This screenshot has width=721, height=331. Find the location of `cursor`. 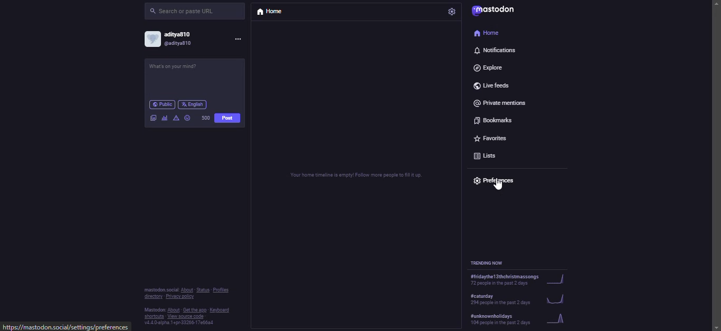

cursor is located at coordinates (497, 186).